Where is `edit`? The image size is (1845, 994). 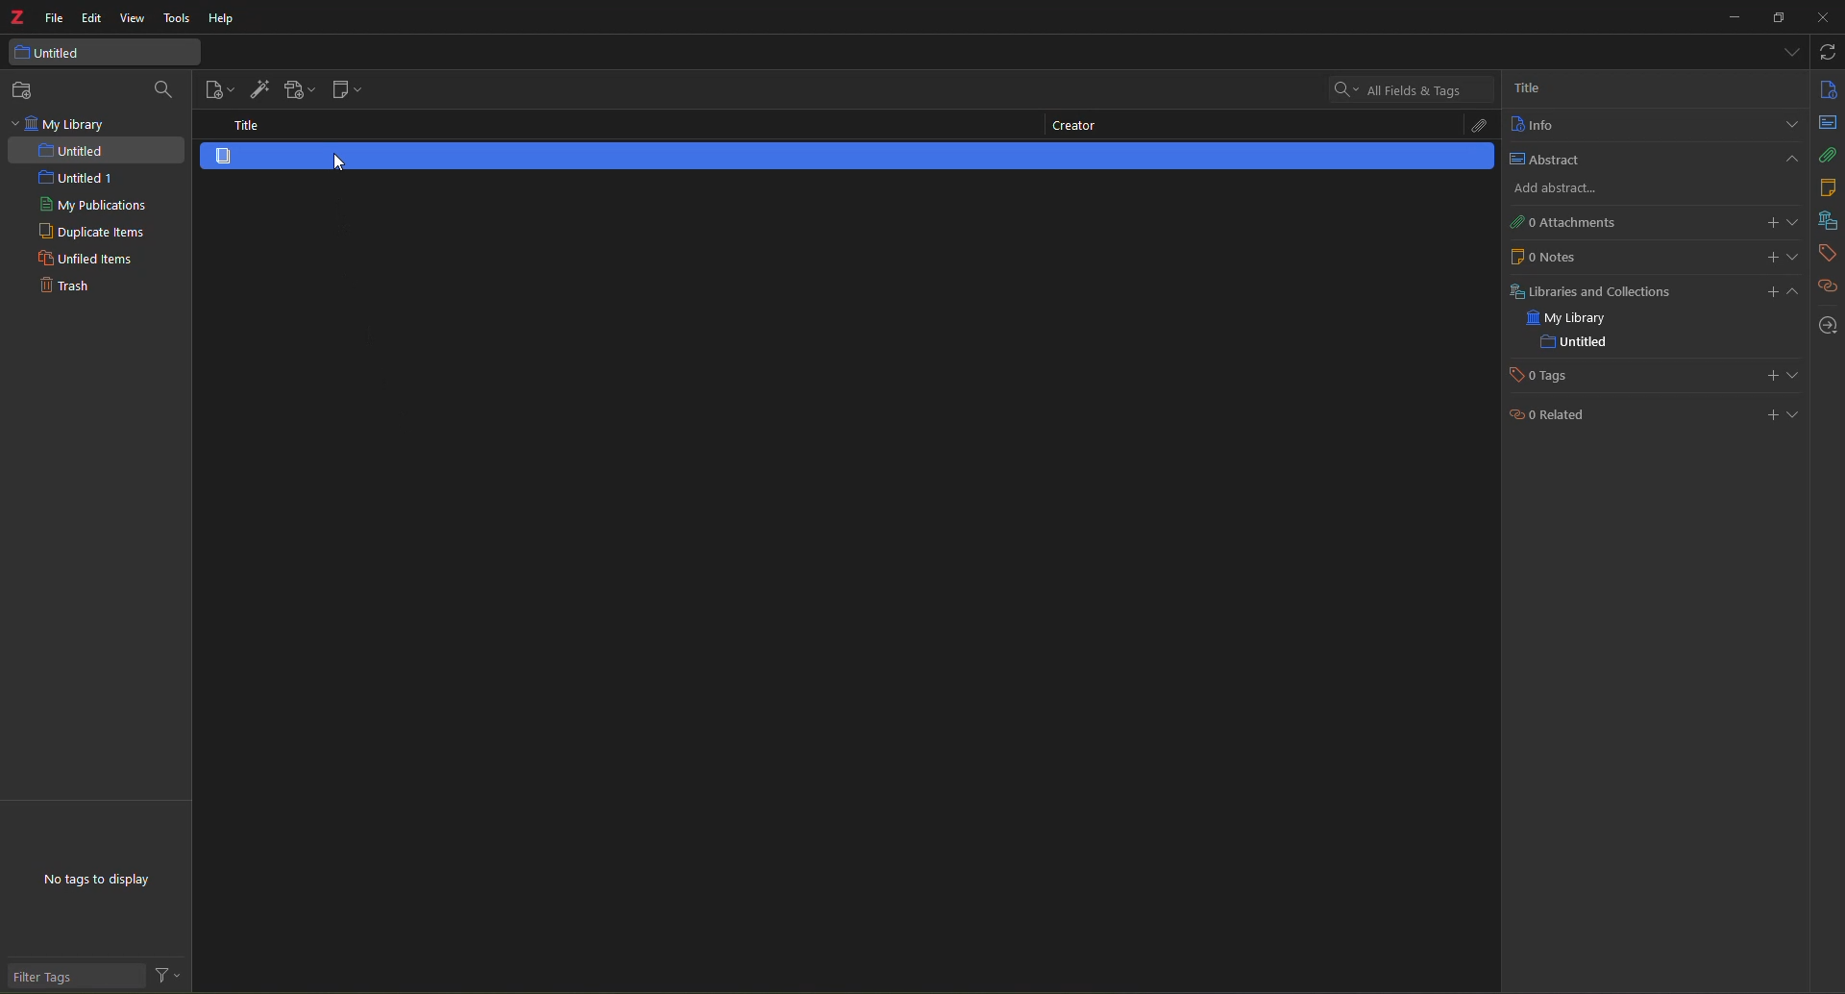
edit is located at coordinates (92, 17).